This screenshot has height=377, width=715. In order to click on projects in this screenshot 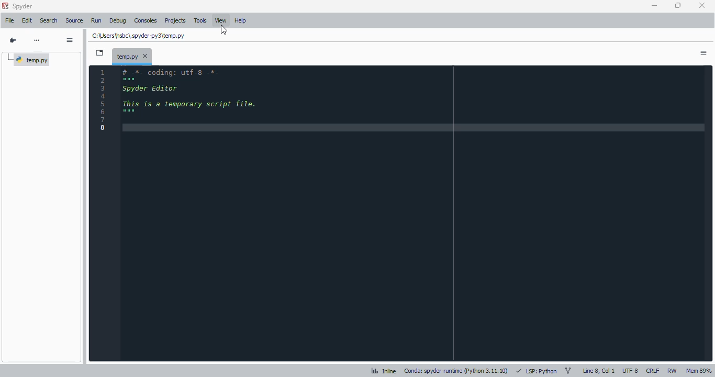, I will do `click(175, 20)`.